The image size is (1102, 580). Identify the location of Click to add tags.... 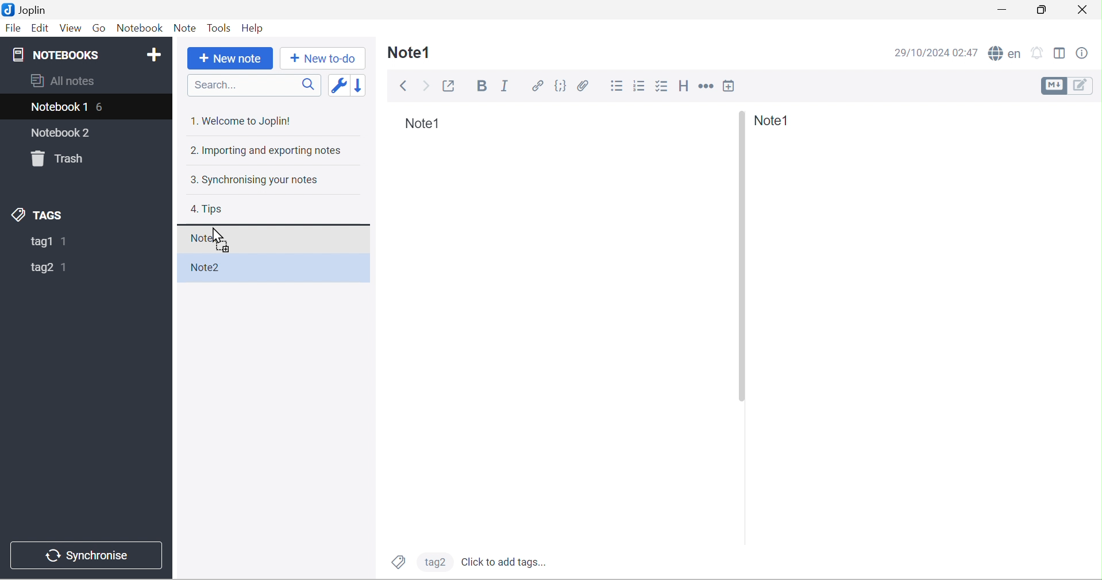
(503, 563).